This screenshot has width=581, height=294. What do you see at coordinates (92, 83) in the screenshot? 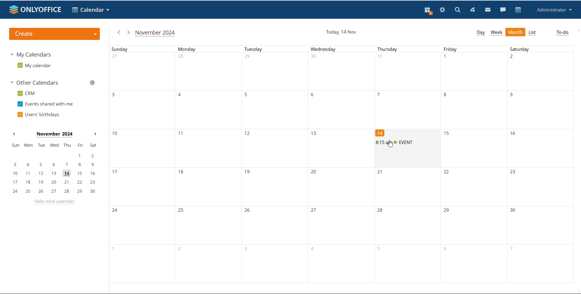
I see `manage` at bounding box center [92, 83].